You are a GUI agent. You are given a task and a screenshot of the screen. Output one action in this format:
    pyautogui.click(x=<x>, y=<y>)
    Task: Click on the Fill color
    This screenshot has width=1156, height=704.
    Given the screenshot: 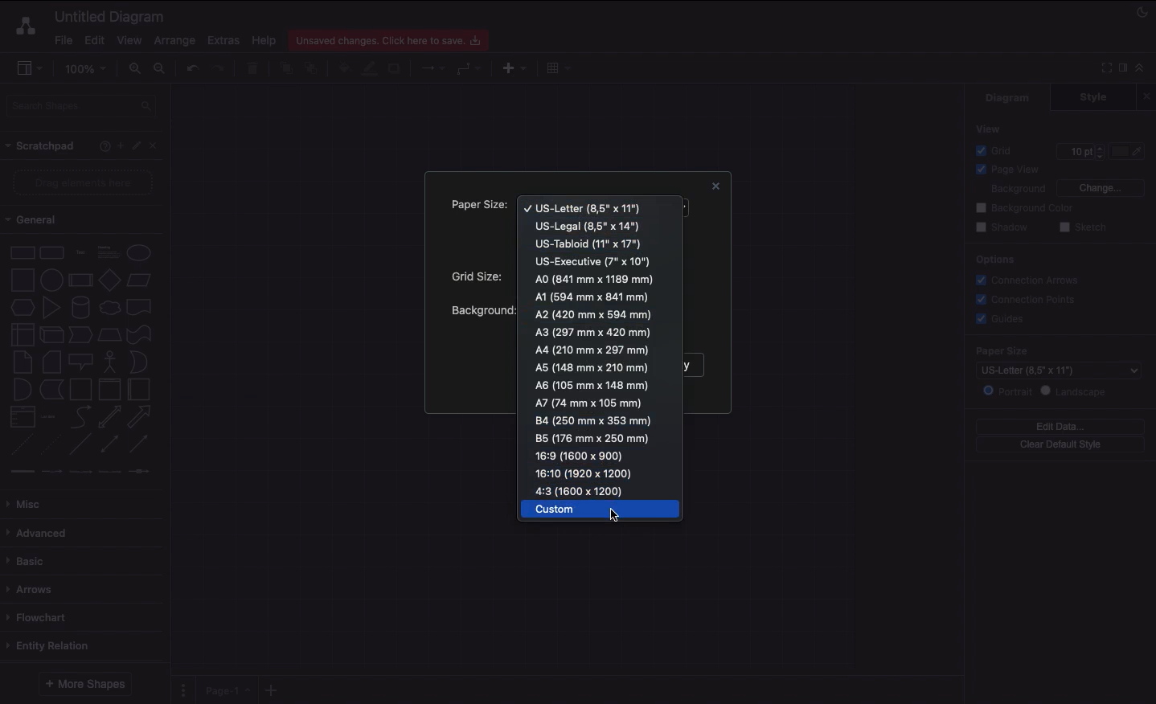 What is the action you would take?
    pyautogui.click(x=343, y=70)
    